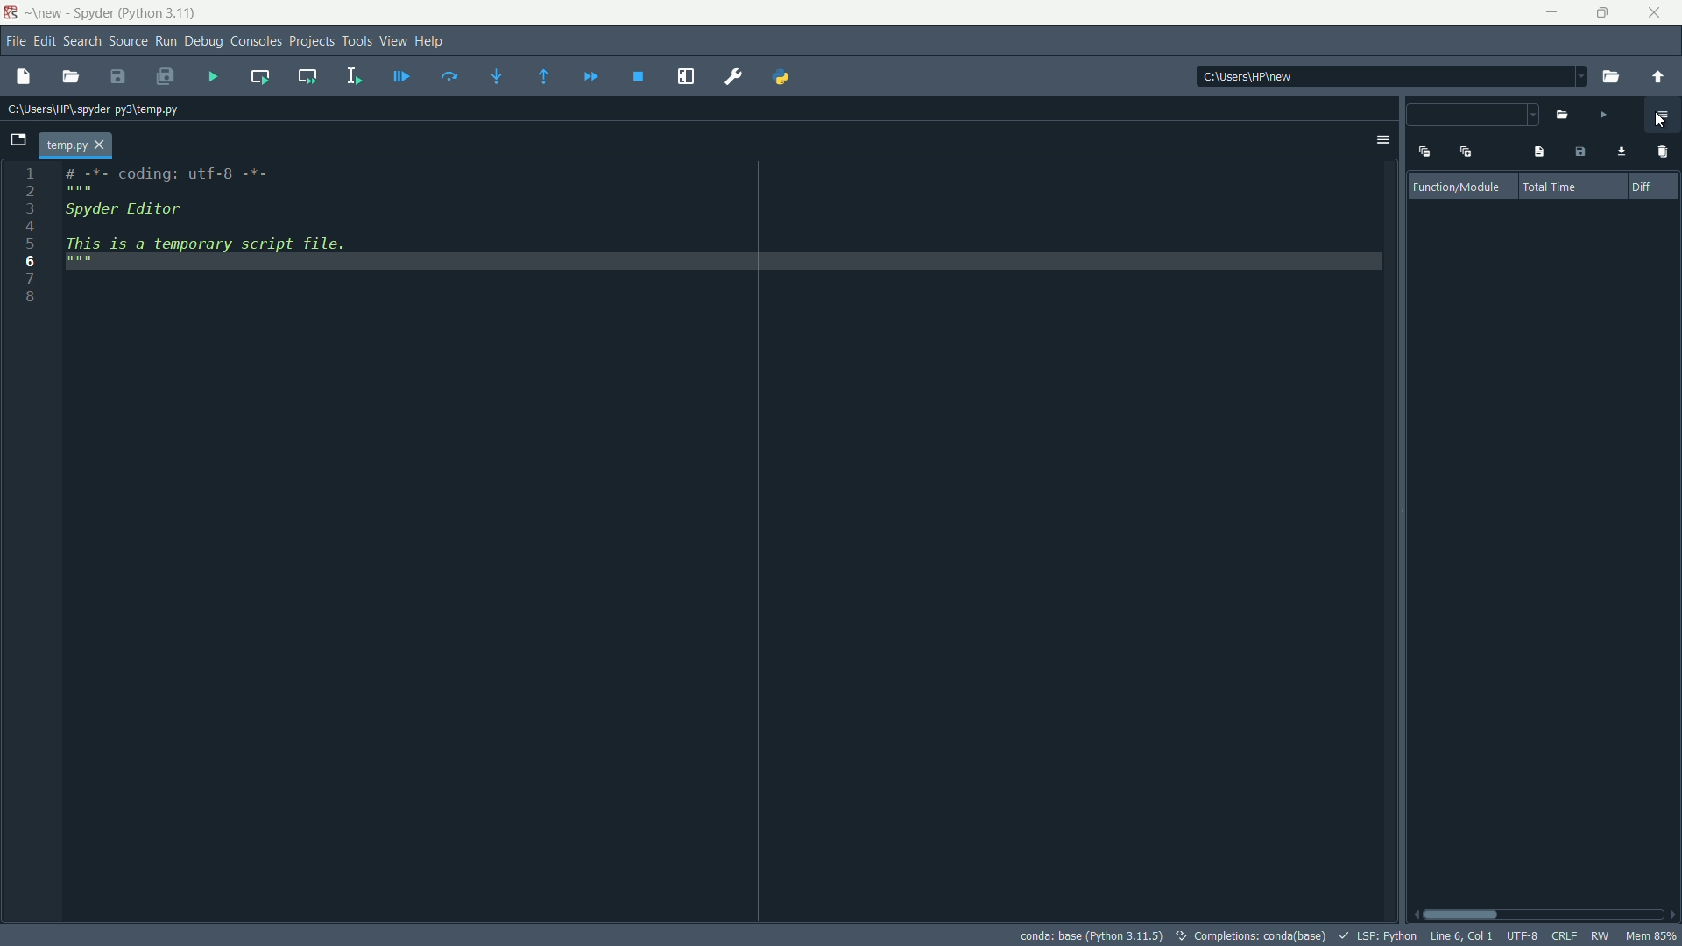  I want to click on new, so click(46, 13).